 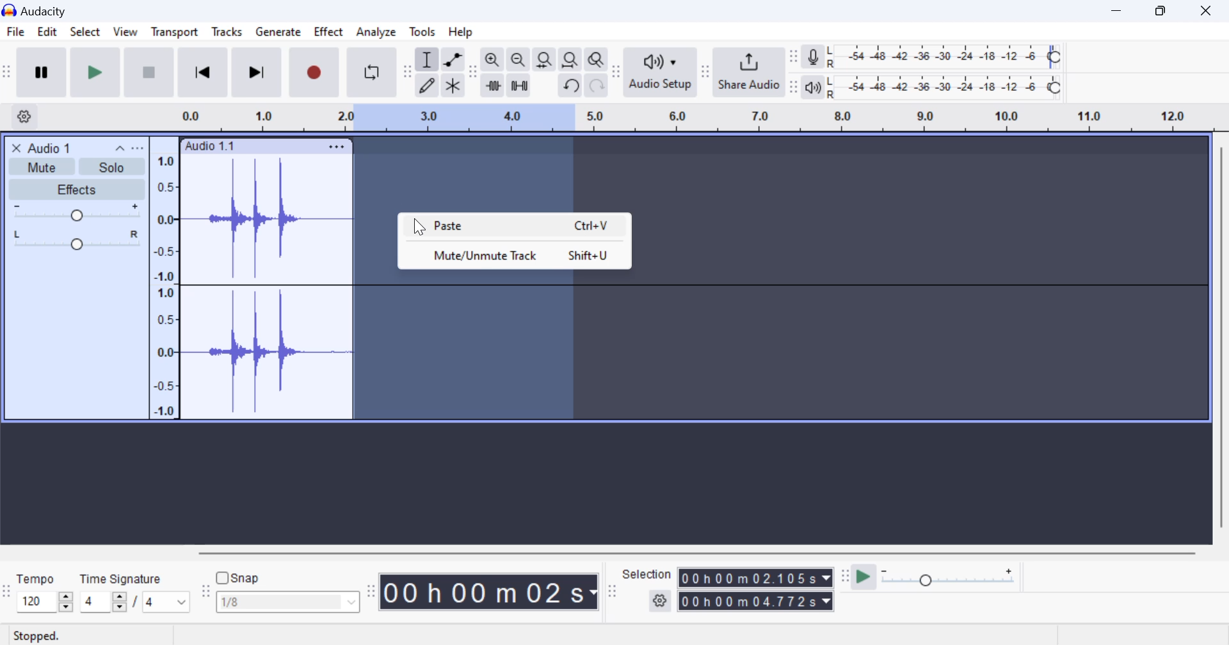 What do you see at coordinates (513, 255) in the screenshot?
I see `Mute/Unmute Track` at bounding box center [513, 255].